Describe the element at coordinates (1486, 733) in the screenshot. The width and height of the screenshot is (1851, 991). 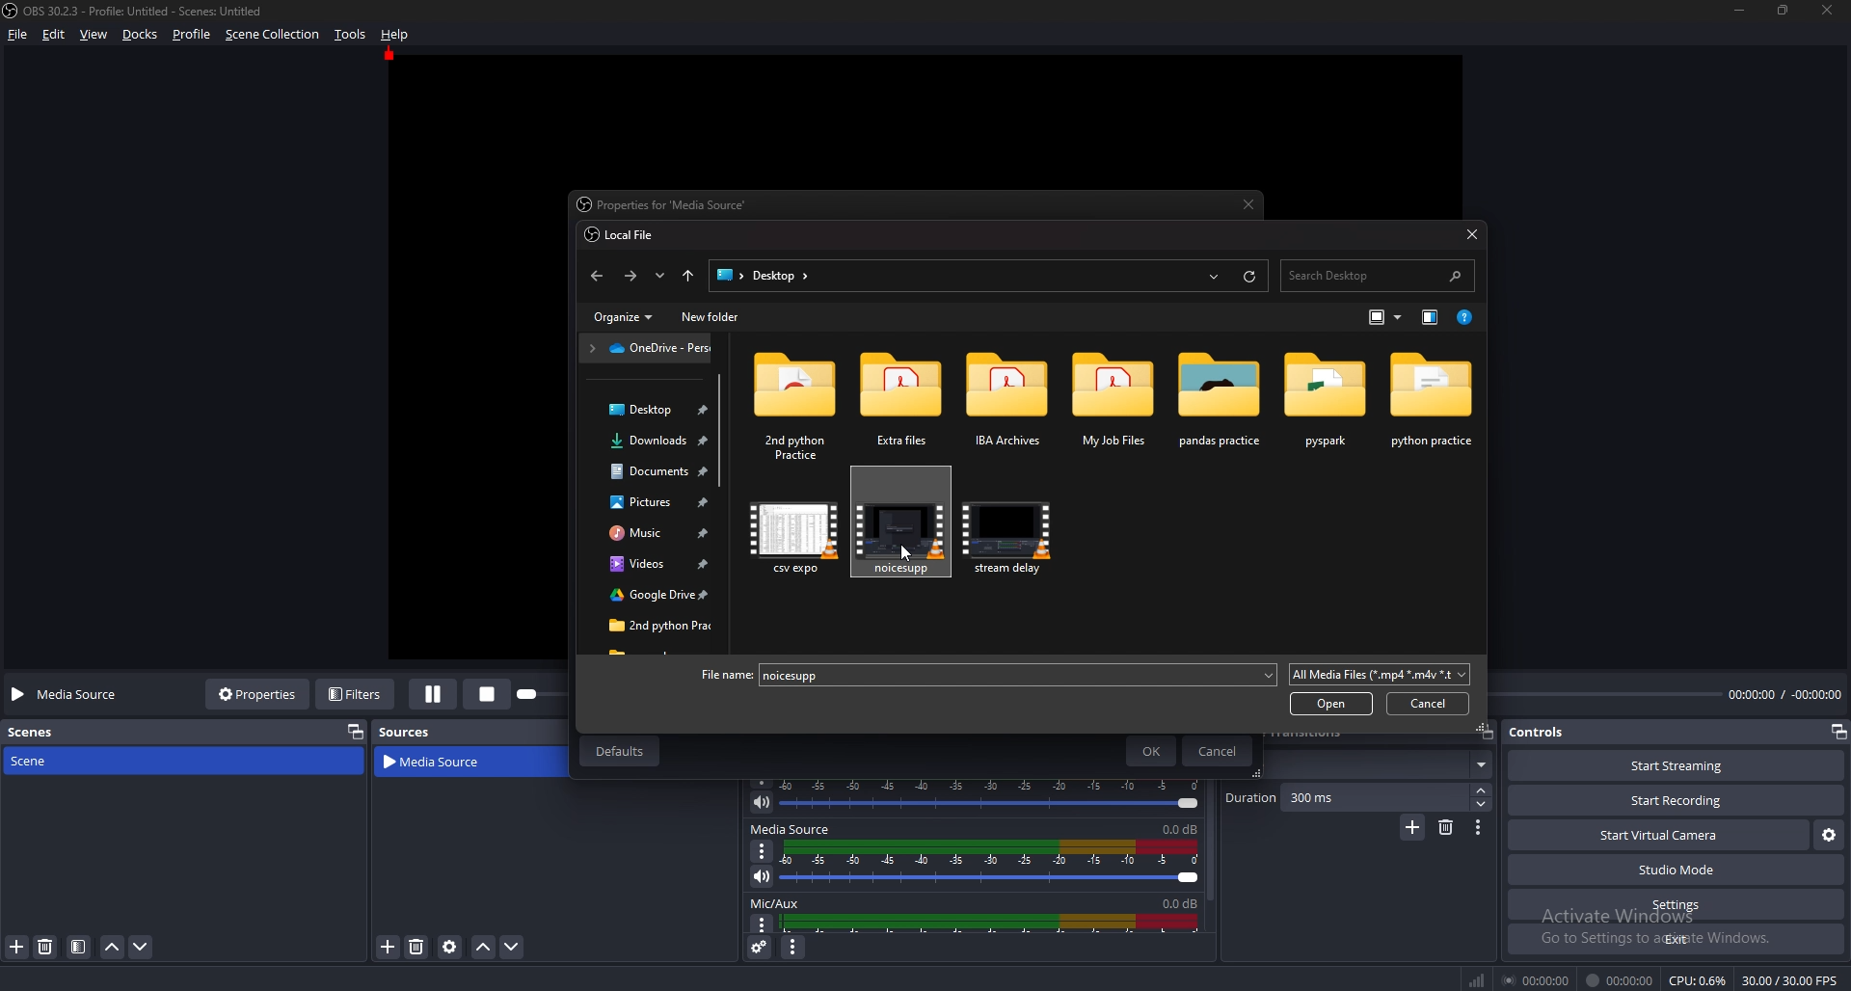
I see `Pop out` at that location.